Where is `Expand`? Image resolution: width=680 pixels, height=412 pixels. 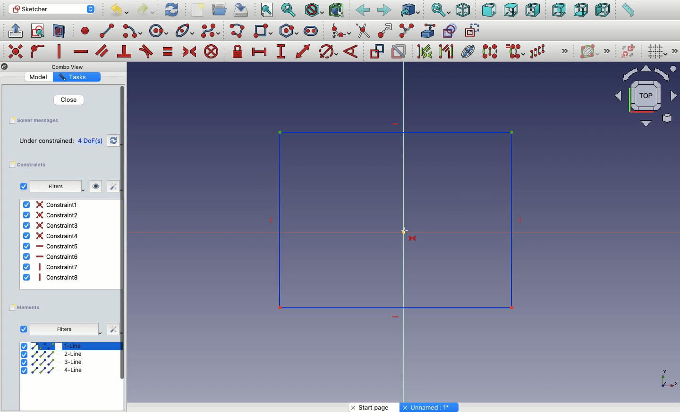 Expand is located at coordinates (675, 51).